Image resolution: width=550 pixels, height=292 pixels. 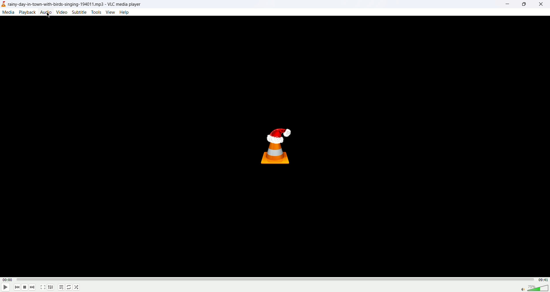 I want to click on shuffle, so click(x=77, y=287).